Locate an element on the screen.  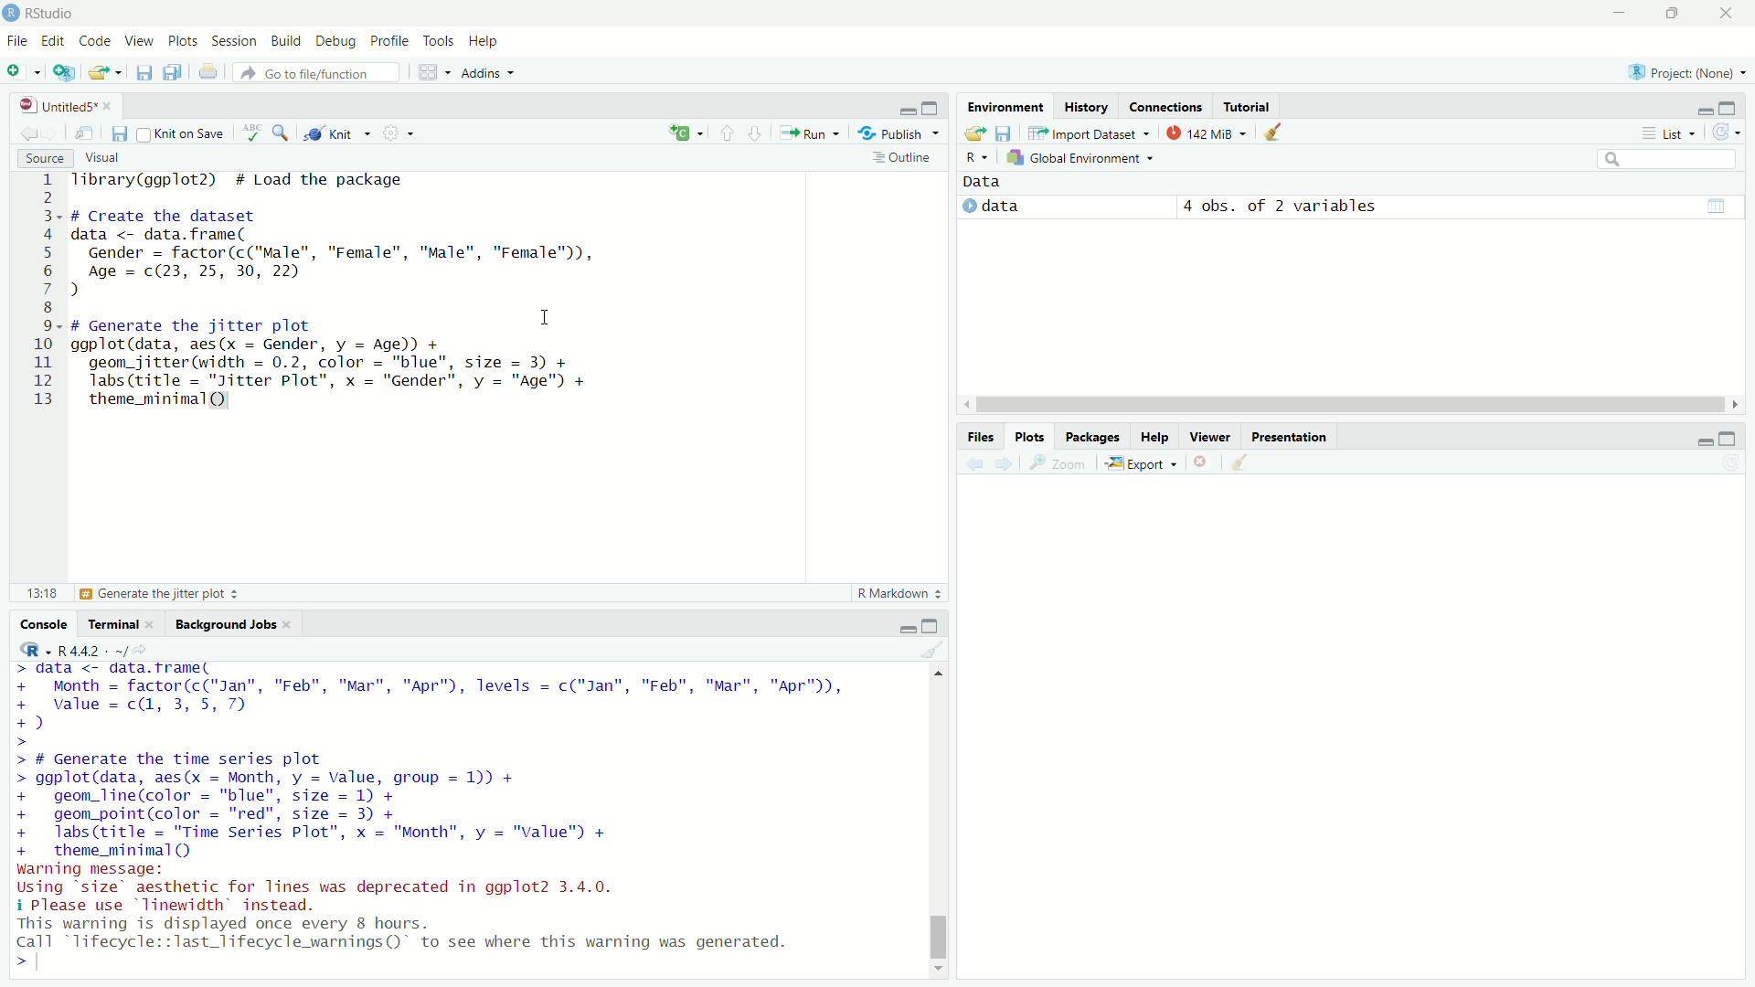
outline is located at coordinates (902, 158).